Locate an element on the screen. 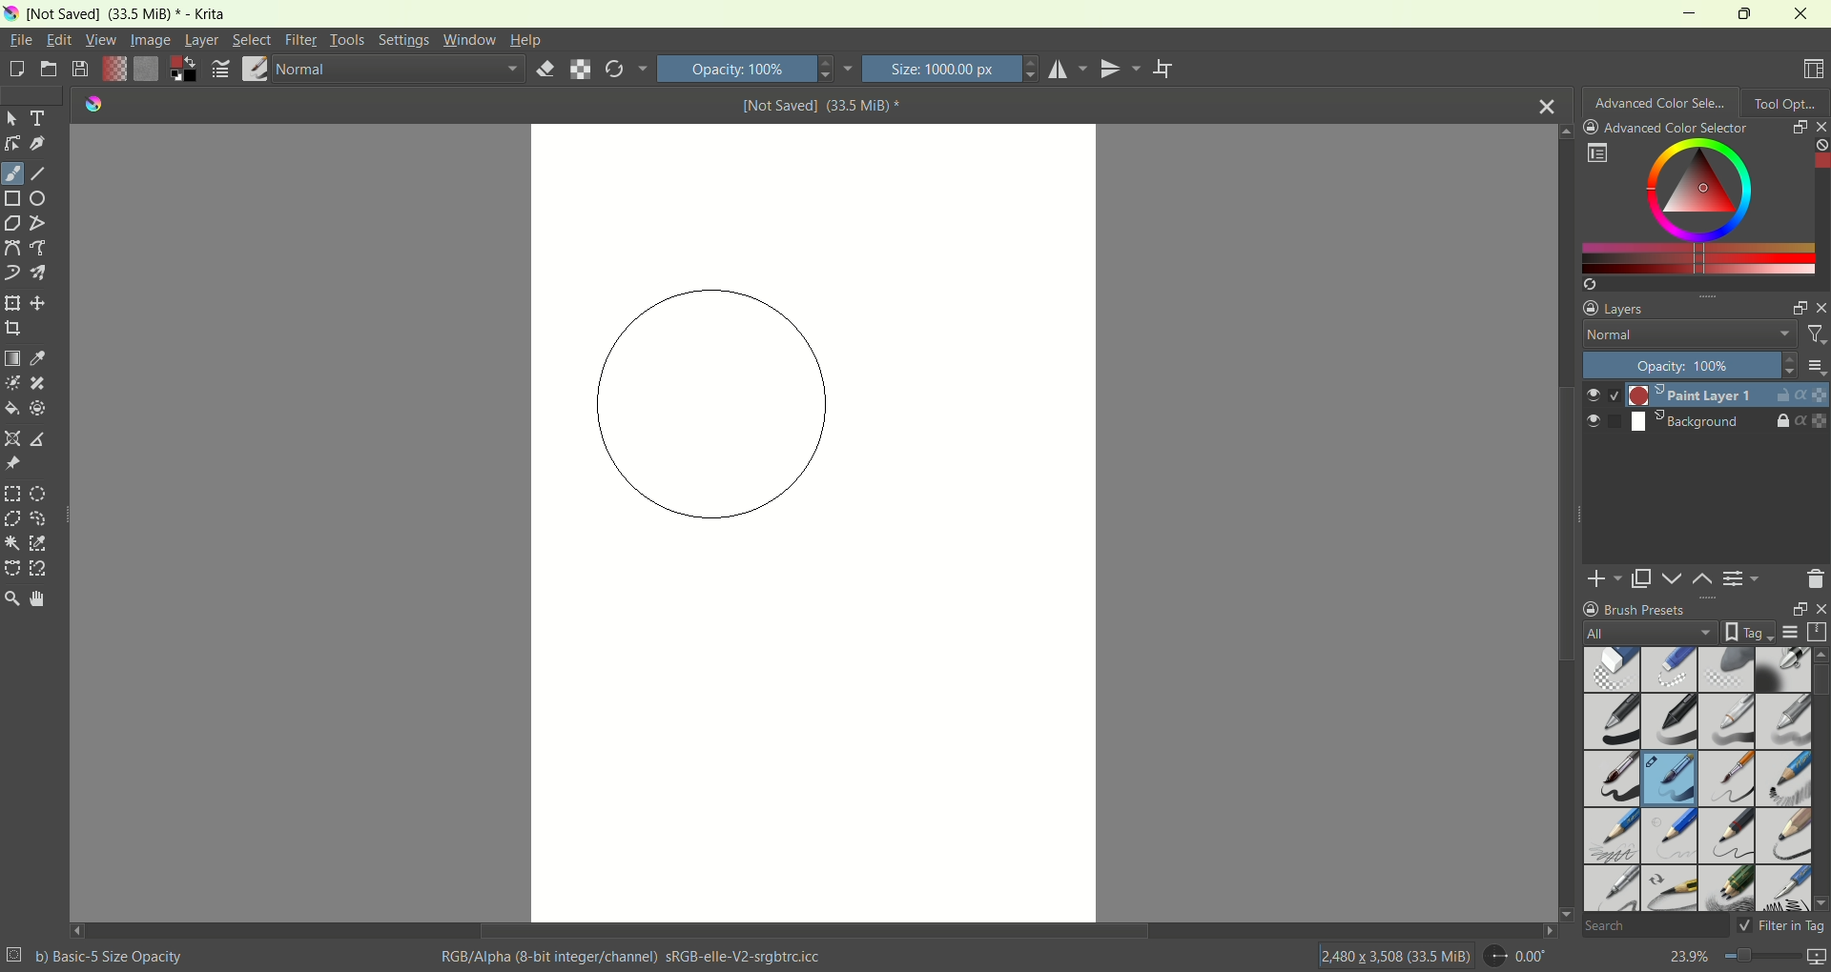 The image size is (1831, 972). 12,480 x 3,508 (33.5 MiB) is located at coordinates (1394, 955).